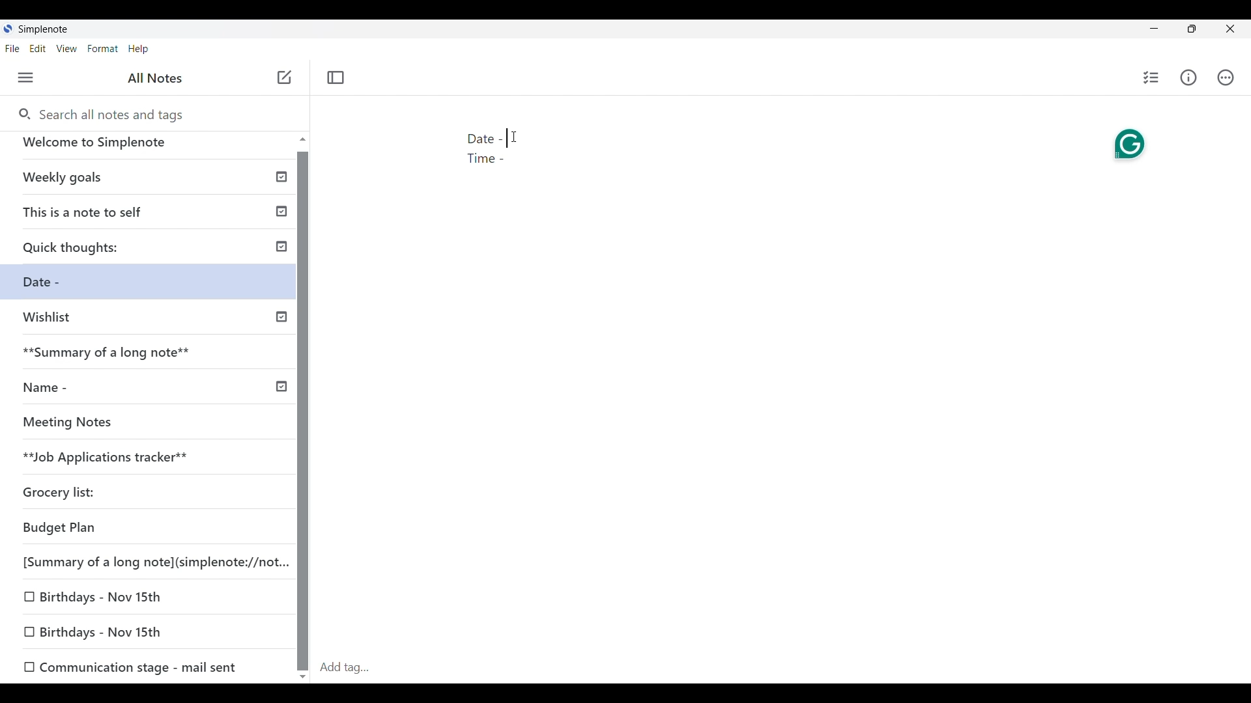 The height and width of the screenshot is (703, 1251). What do you see at coordinates (1230, 29) in the screenshot?
I see `Close interface` at bounding box center [1230, 29].